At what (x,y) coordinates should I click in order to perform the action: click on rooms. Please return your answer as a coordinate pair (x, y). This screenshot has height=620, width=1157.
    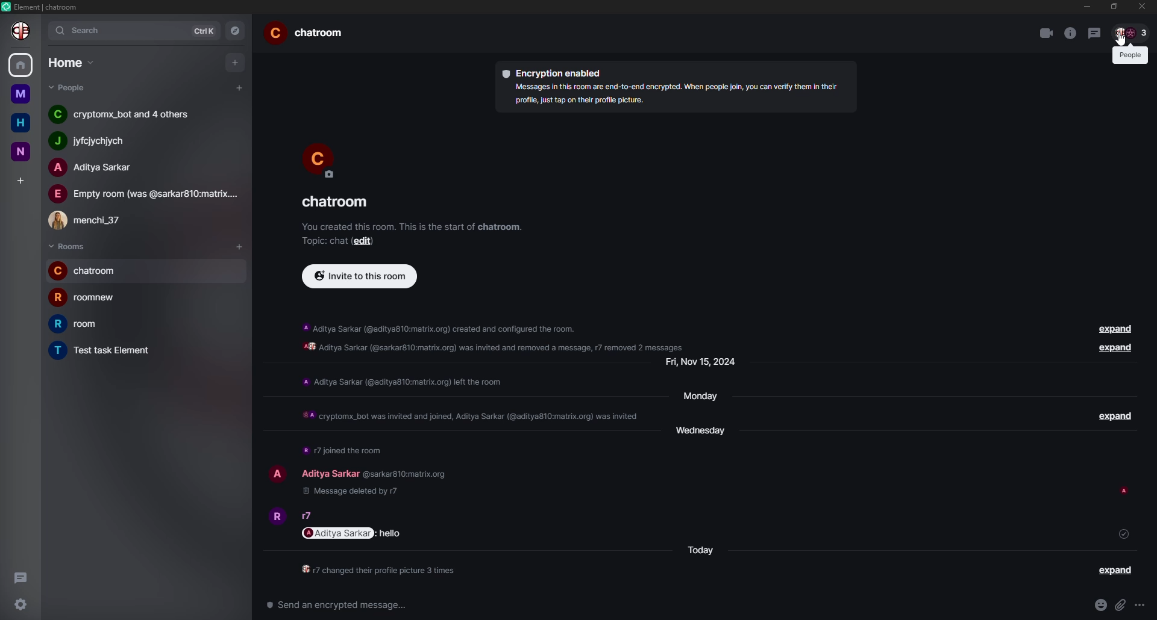
    Looking at the image, I should click on (67, 247).